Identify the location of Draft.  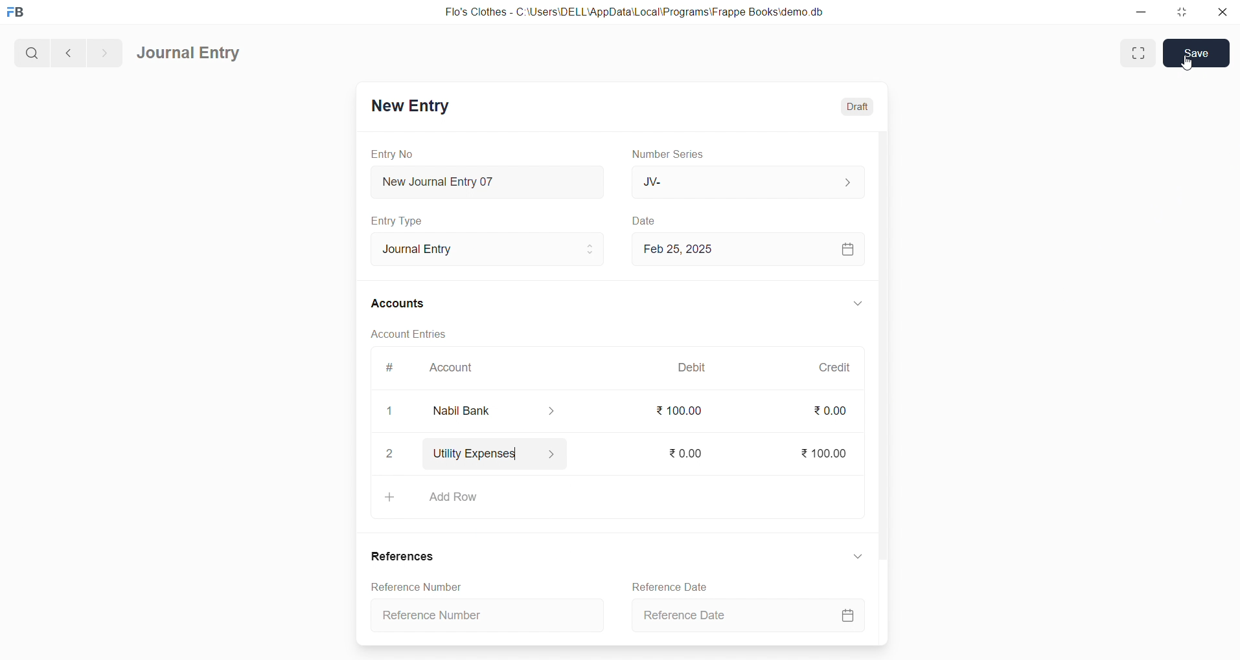
(855, 104).